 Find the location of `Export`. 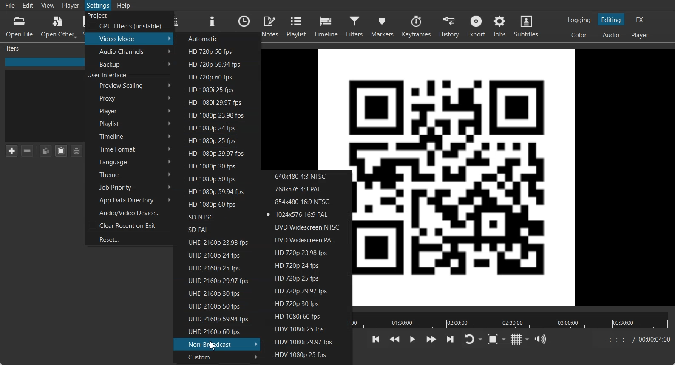

Export is located at coordinates (476, 26).